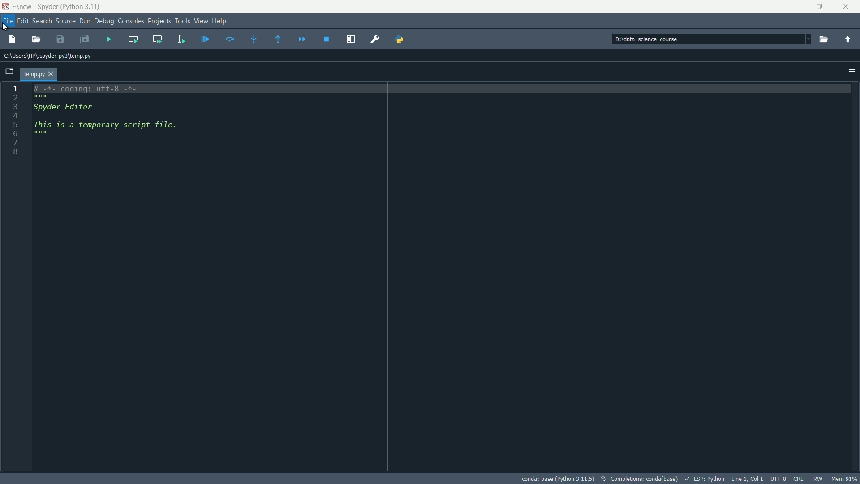 The image size is (860, 484). I want to click on memory usage, so click(845, 479).